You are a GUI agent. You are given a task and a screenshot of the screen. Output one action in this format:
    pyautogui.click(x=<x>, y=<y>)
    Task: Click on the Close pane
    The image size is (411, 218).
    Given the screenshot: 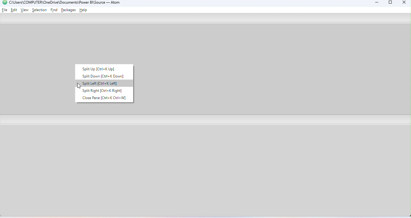 What is the action you would take?
    pyautogui.click(x=103, y=98)
    